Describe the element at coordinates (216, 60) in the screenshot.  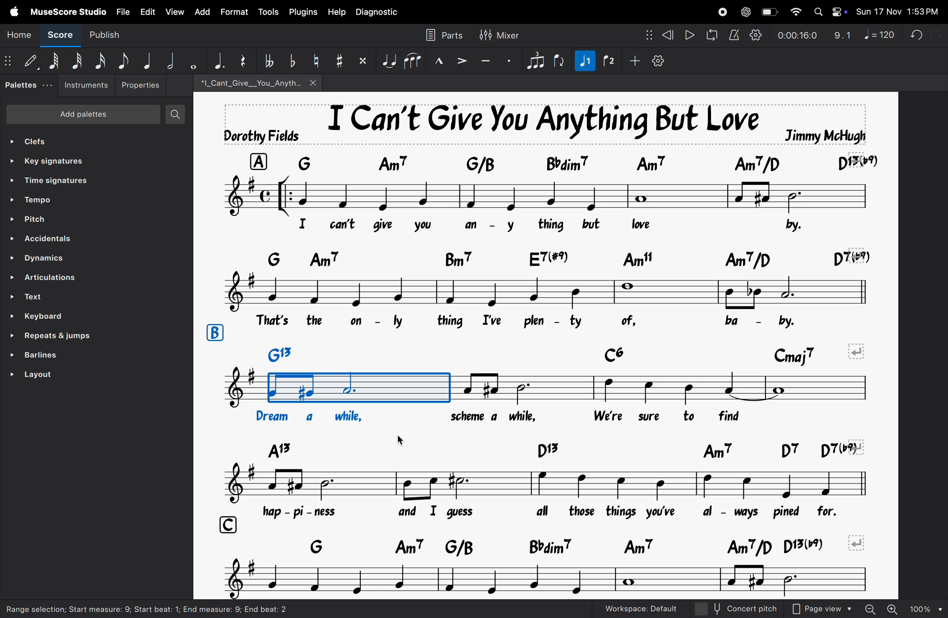
I see ` aggumentation dot` at that location.